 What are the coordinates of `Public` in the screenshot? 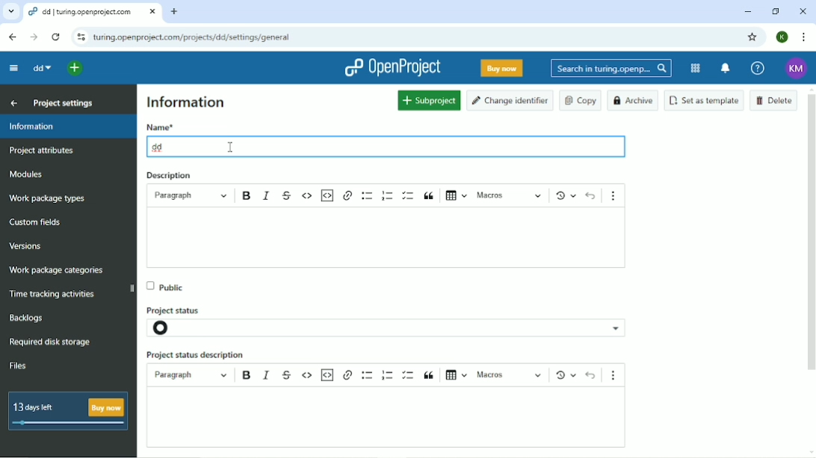 It's located at (169, 285).